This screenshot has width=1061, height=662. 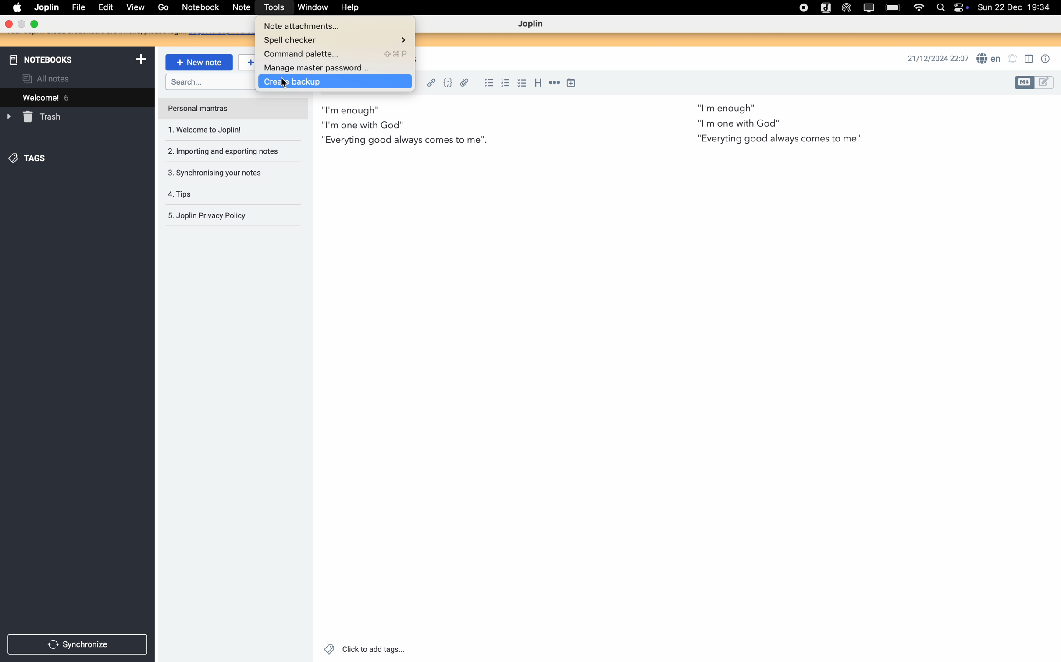 What do you see at coordinates (365, 648) in the screenshot?
I see `click to add tags` at bounding box center [365, 648].